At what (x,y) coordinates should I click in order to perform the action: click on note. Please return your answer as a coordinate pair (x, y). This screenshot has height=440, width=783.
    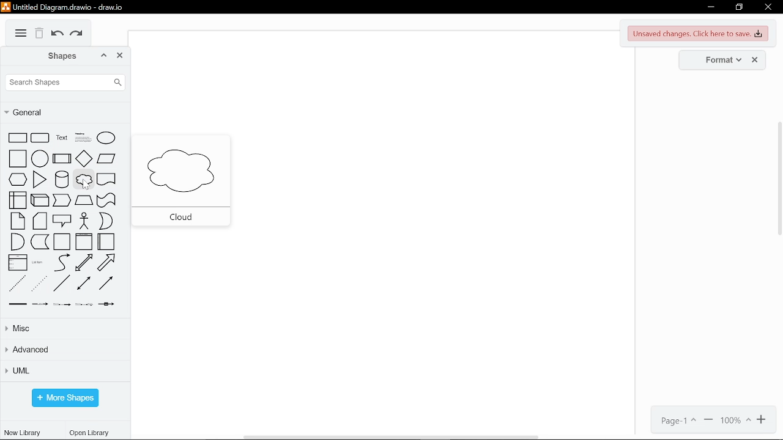
    Looking at the image, I should click on (17, 221).